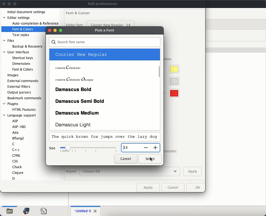  What do you see at coordinates (173, 188) in the screenshot?
I see `cancel` at bounding box center [173, 188].